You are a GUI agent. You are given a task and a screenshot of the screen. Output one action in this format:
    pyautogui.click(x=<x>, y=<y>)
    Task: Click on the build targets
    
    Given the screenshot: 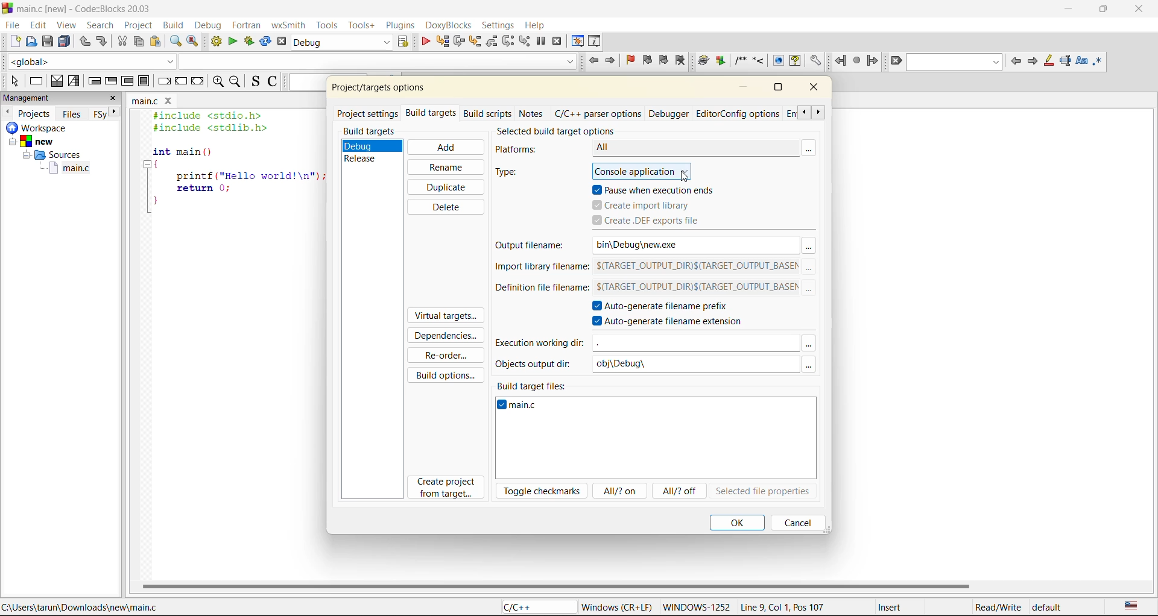 What is the action you would take?
    pyautogui.click(x=433, y=115)
    